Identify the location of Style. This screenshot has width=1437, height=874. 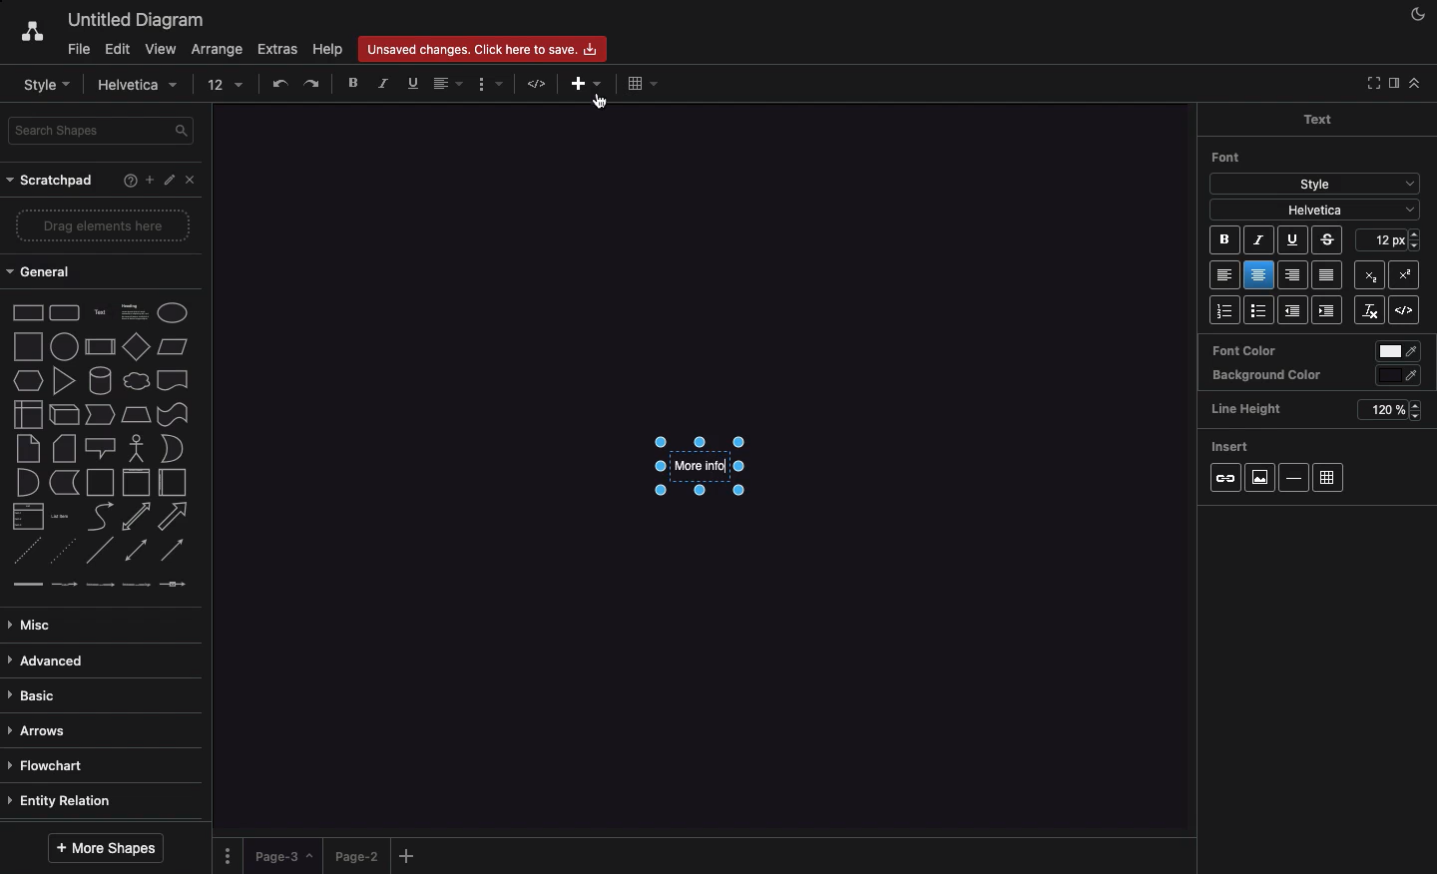
(46, 84).